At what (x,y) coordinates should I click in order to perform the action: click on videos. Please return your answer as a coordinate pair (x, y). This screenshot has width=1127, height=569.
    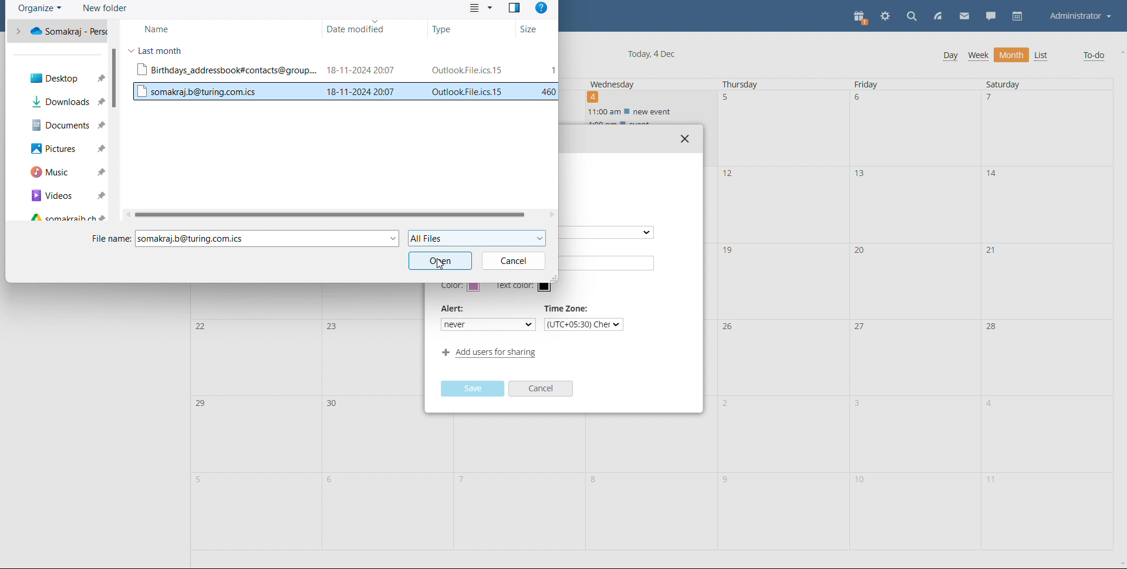
    Looking at the image, I should click on (64, 195).